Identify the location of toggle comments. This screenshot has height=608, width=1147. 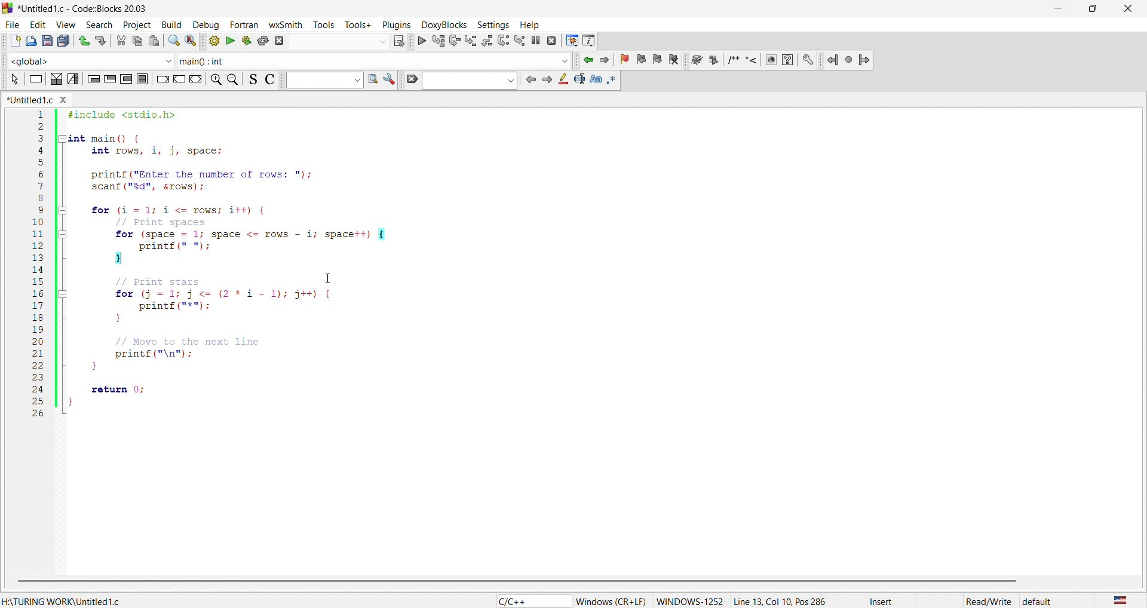
(270, 79).